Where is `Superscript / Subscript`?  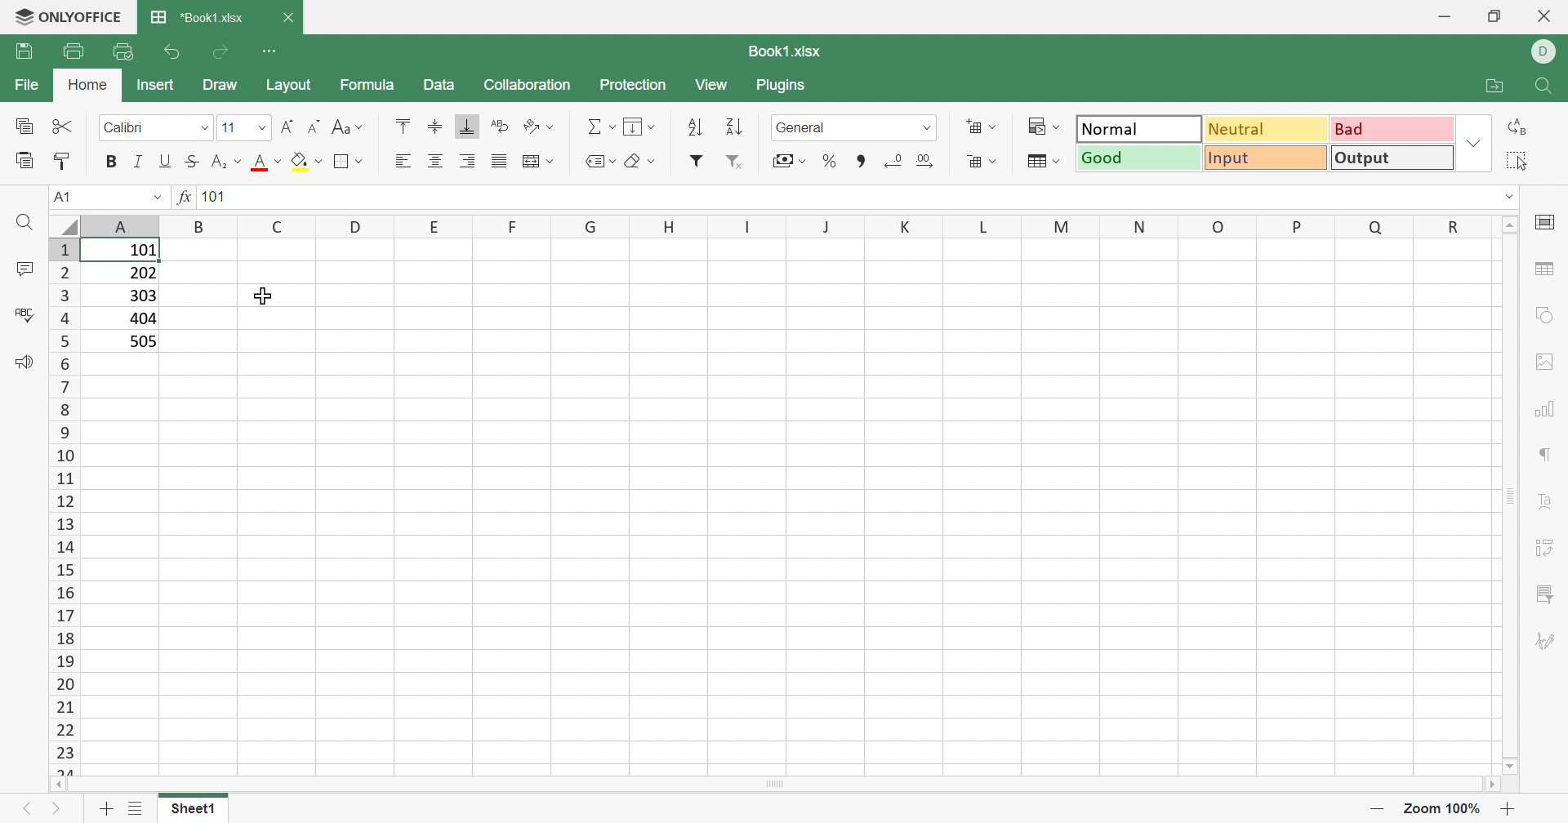
Superscript / Subscript is located at coordinates (227, 164).